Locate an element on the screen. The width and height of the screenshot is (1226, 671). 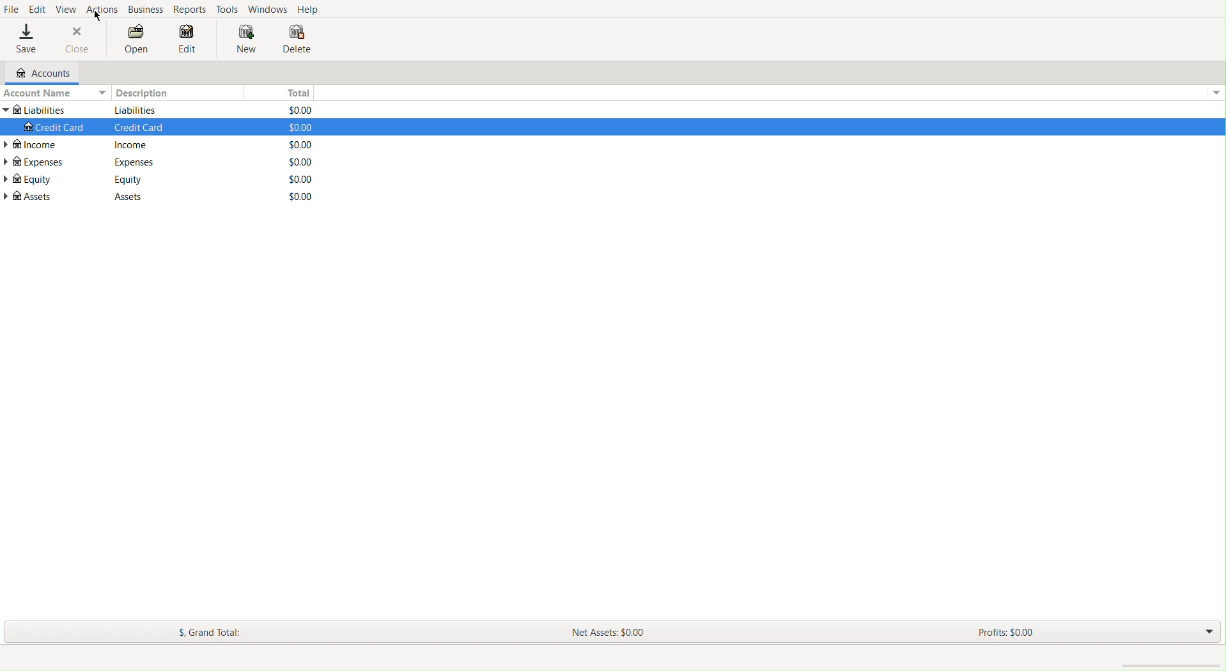
Credit Card is located at coordinates (55, 128).